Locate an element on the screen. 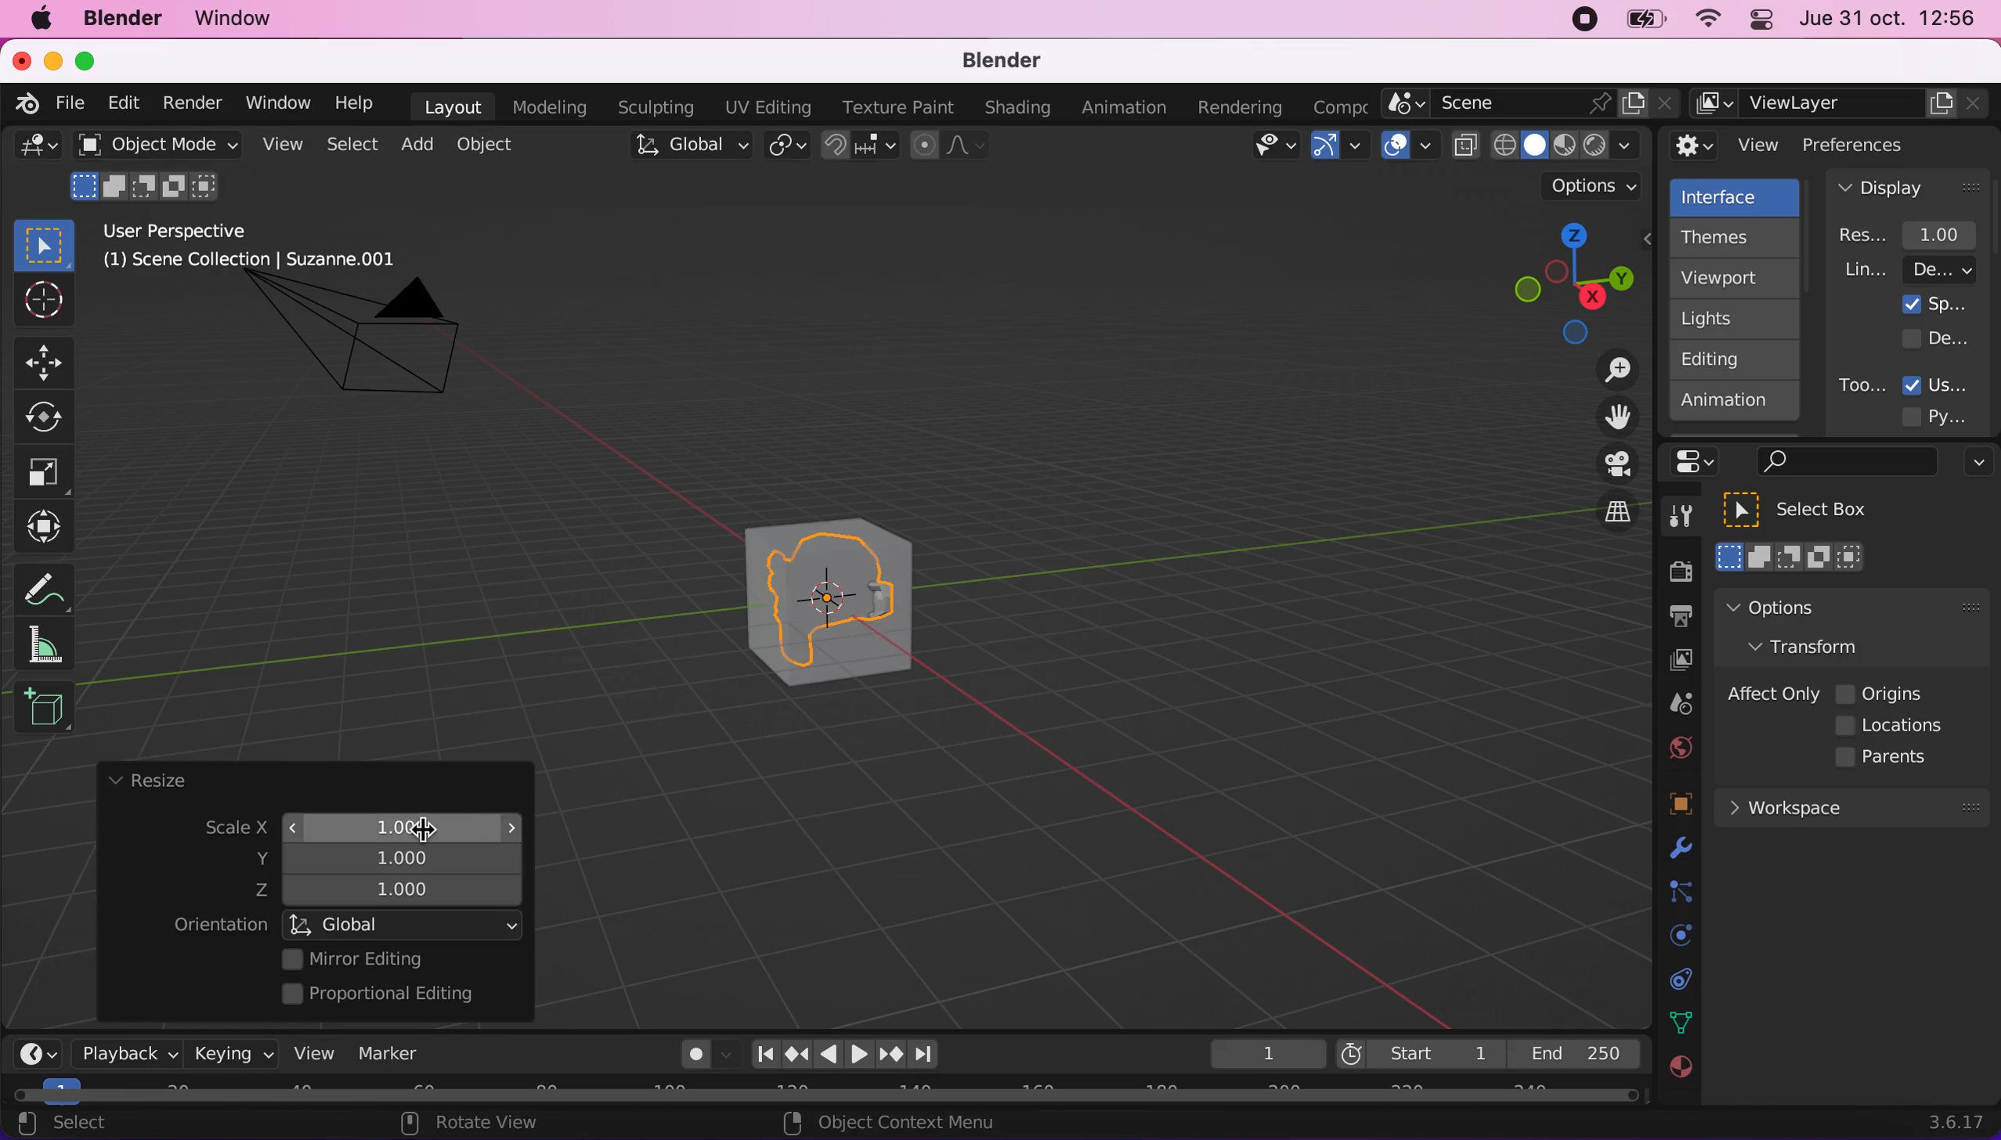 This screenshot has height=1140, width=2001. keyframe is located at coordinates (1266, 1055).